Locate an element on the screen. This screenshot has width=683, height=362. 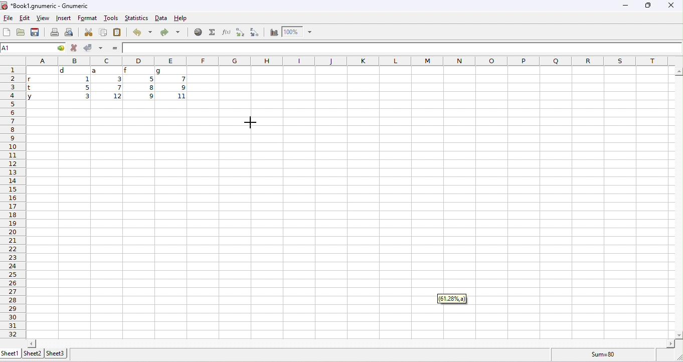
61.28% is located at coordinates (453, 299).